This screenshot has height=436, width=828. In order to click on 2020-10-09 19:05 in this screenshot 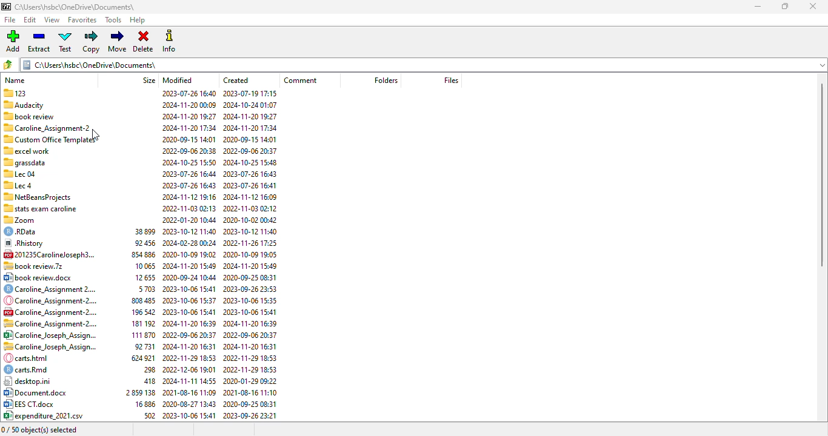, I will do `click(250, 254)`.